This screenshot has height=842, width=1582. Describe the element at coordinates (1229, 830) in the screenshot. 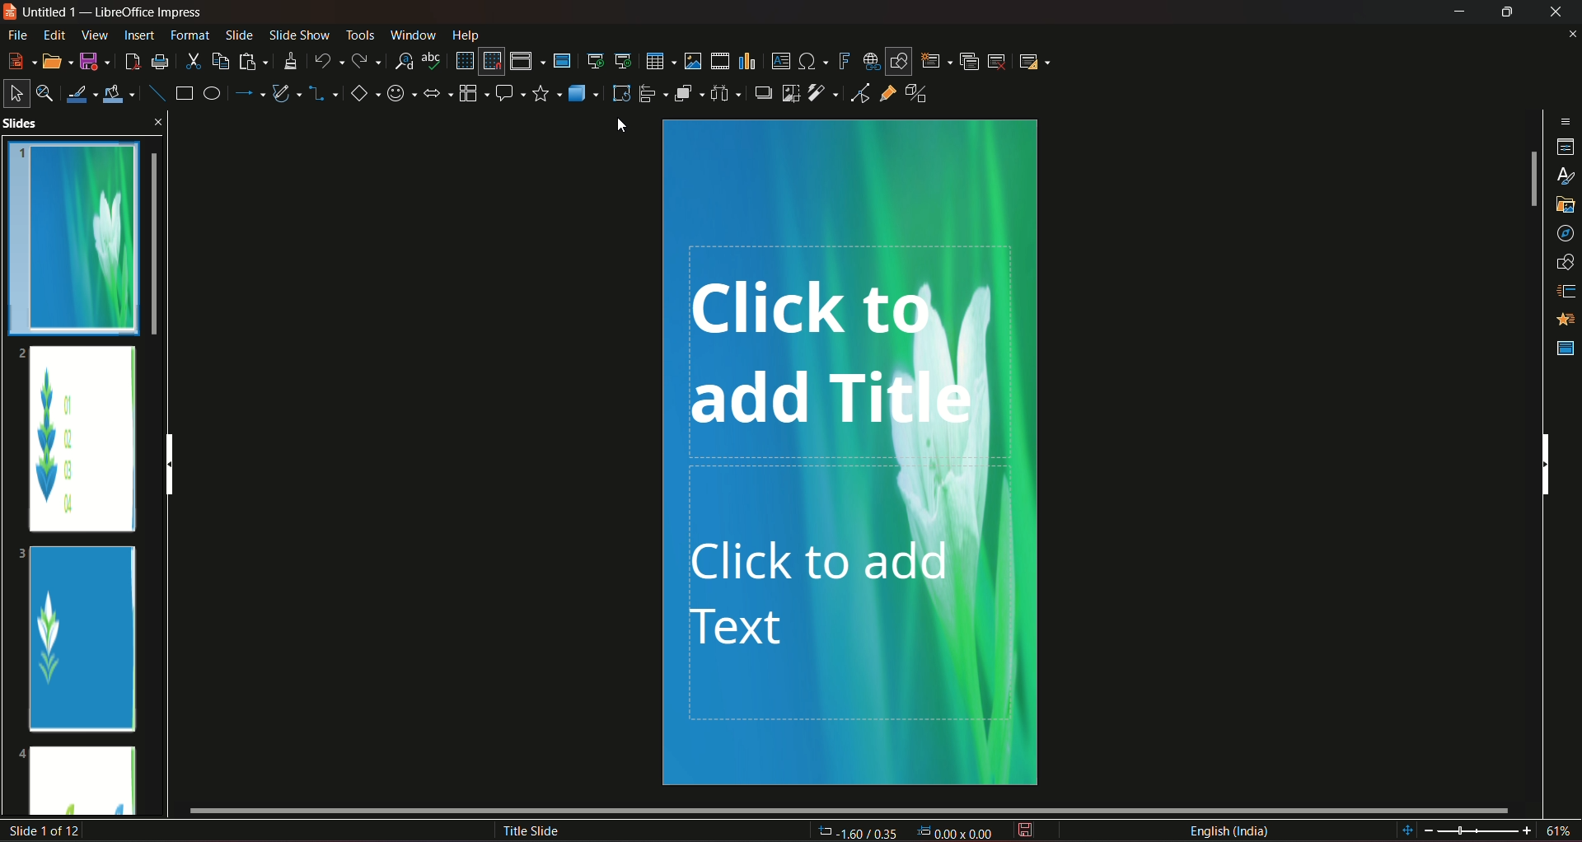

I see `language` at that location.